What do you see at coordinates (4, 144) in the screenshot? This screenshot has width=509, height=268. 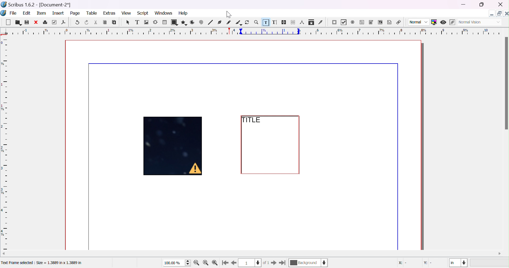 I see `ruler` at bounding box center [4, 144].